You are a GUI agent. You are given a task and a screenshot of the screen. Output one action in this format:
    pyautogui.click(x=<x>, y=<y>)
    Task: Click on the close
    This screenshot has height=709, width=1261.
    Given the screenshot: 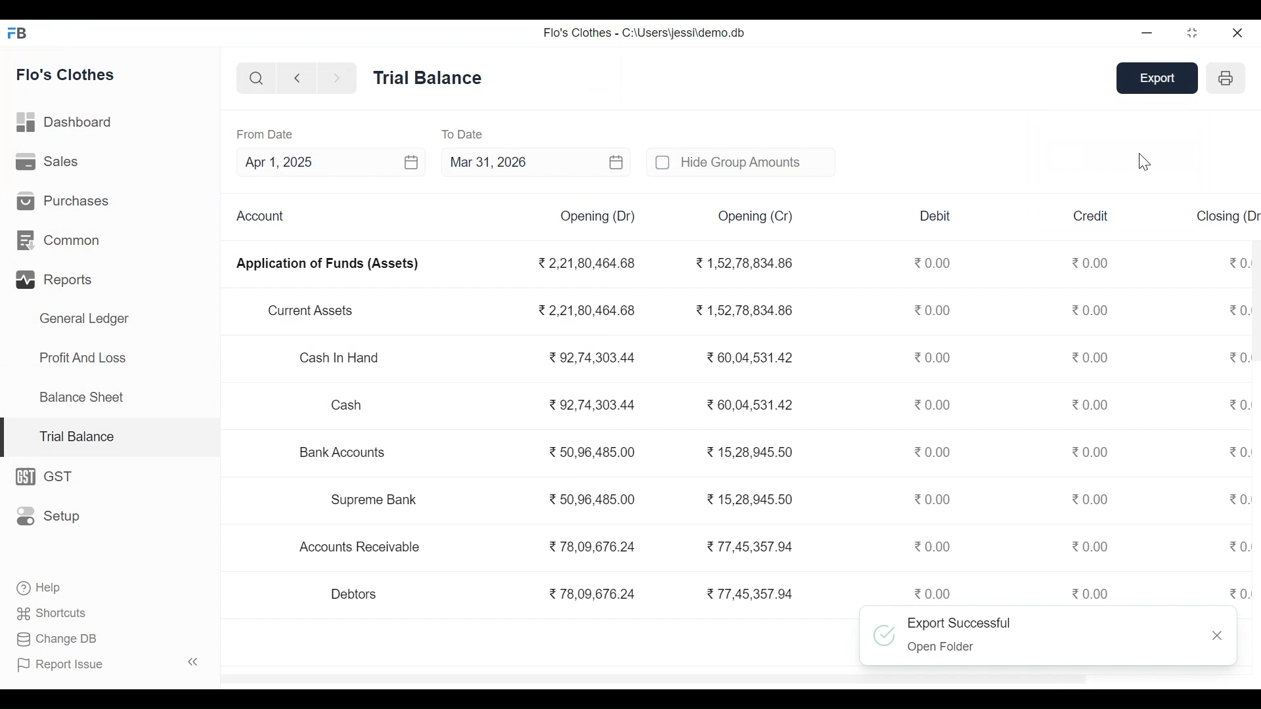 What is the action you would take?
    pyautogui.click(x=1220, y=636)
    